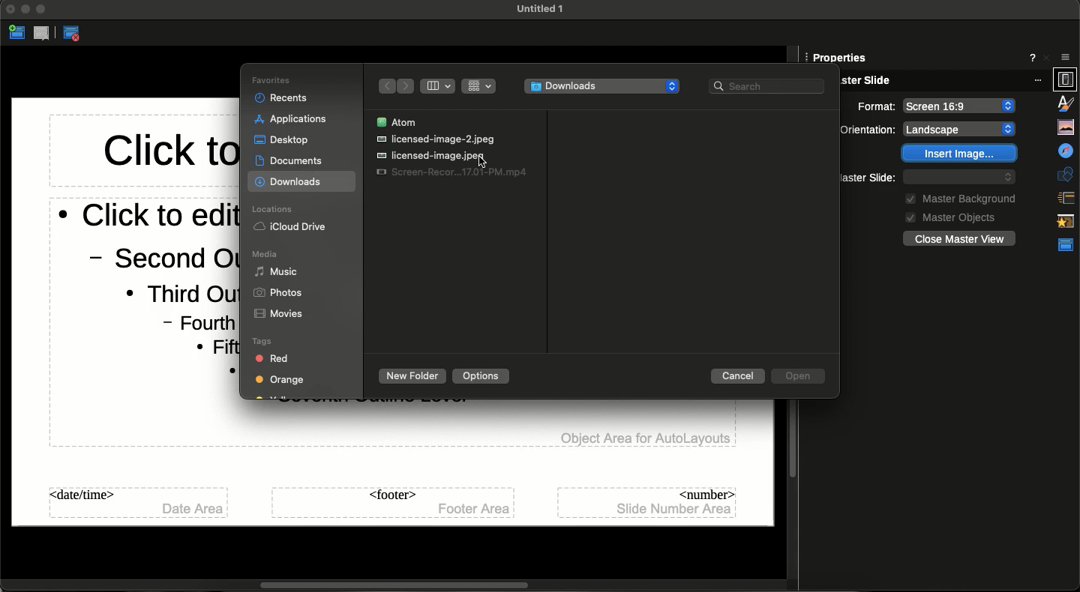  What do you see at coordinates (1064, 220) in the screenshot?
I see `Master slides` at bounding box center [1064, 220].